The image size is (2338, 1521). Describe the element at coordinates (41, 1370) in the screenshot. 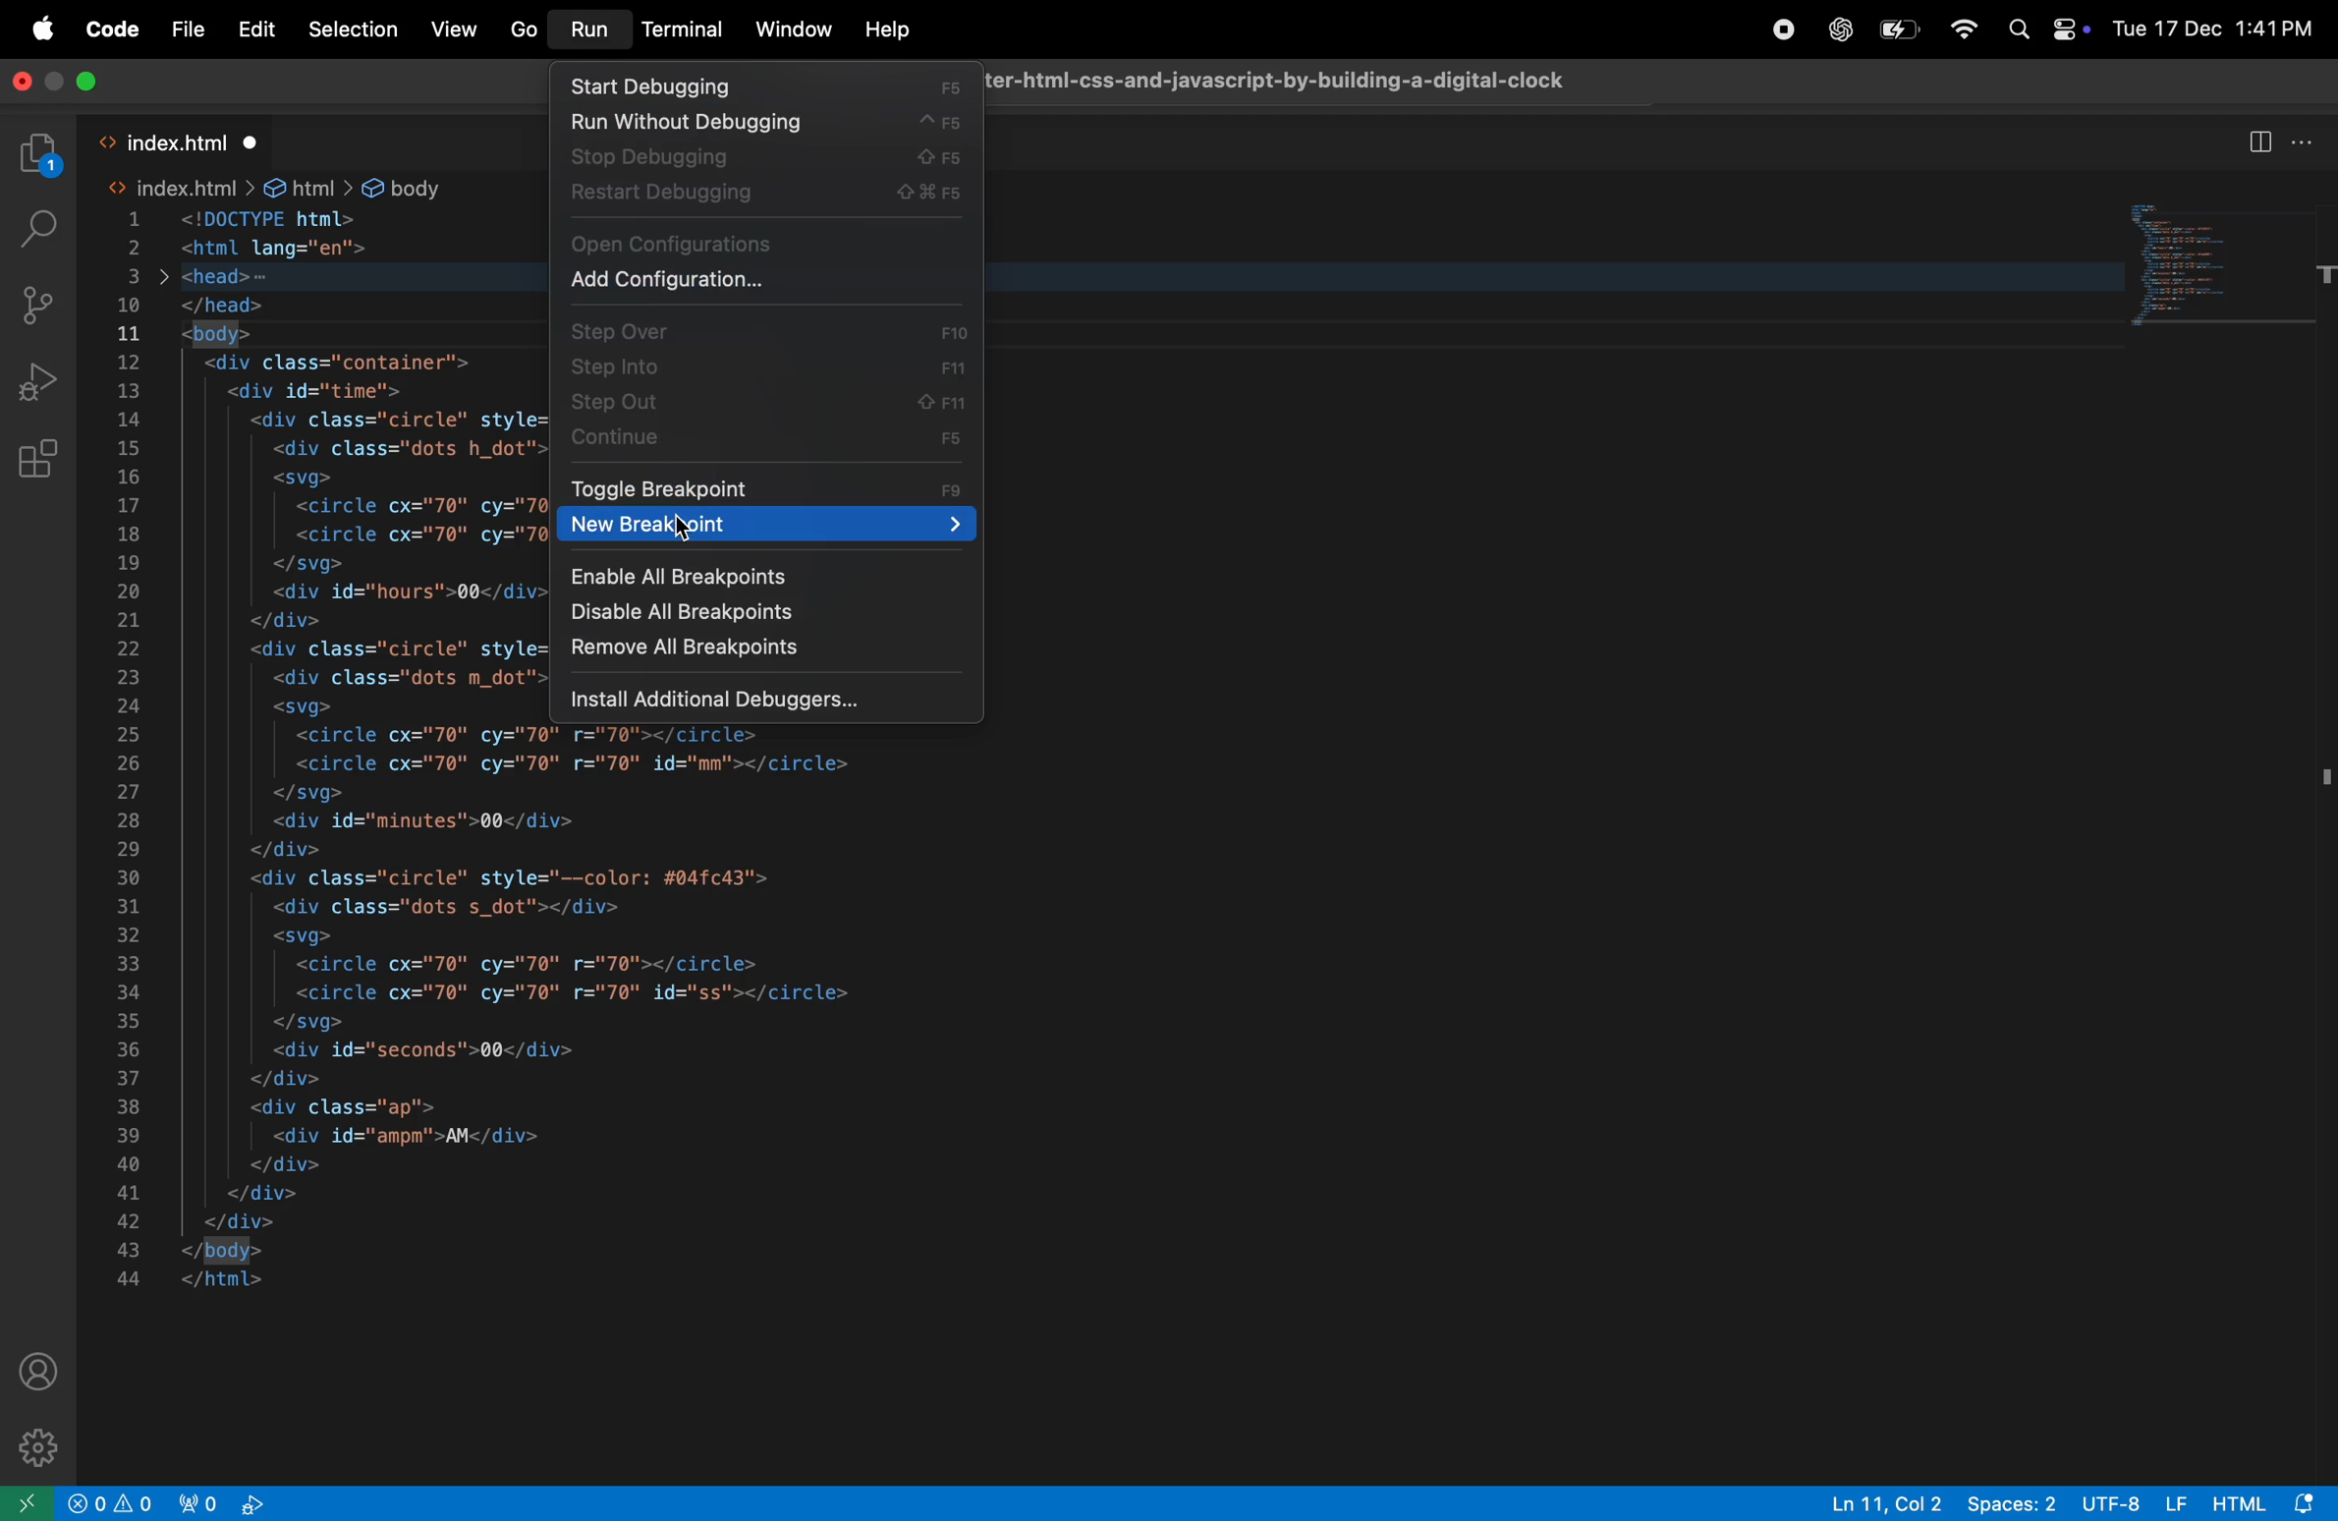

I see `profile` at that location.